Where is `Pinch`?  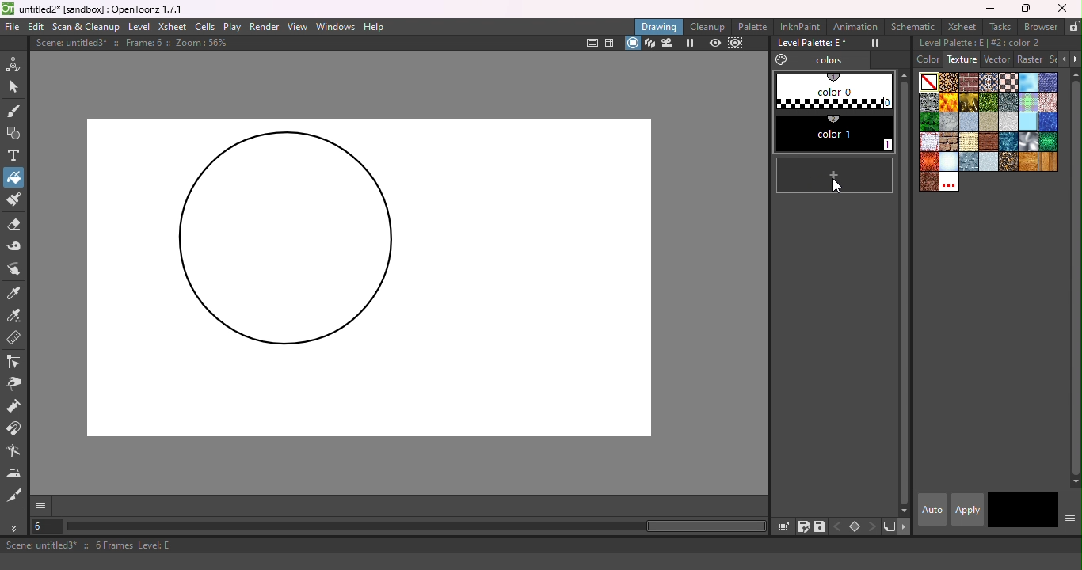 Pinch is located at coordinates (15, 386).